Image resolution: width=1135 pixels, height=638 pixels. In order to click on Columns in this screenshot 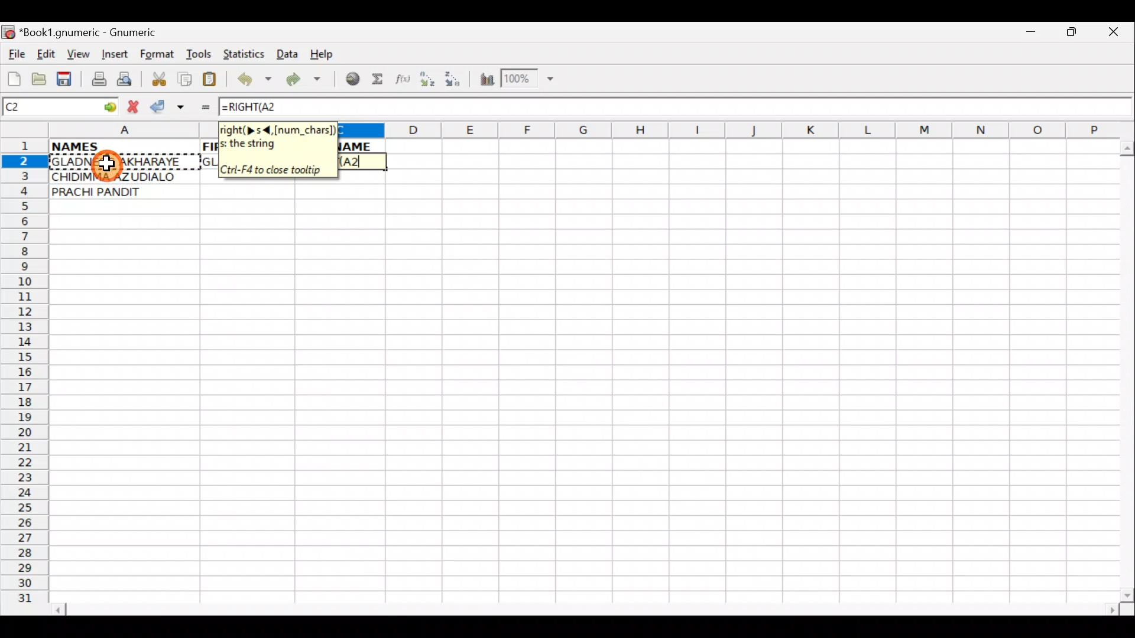, I will do `click(729, 129)`.